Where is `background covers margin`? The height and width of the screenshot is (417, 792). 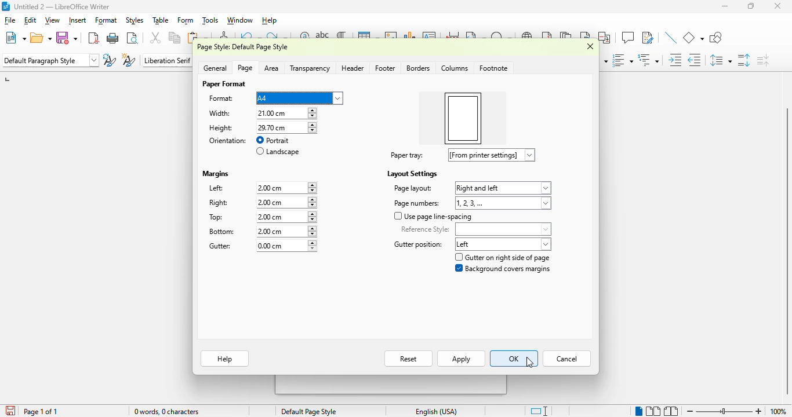
background covers margin is located at coordinates (502, 268).